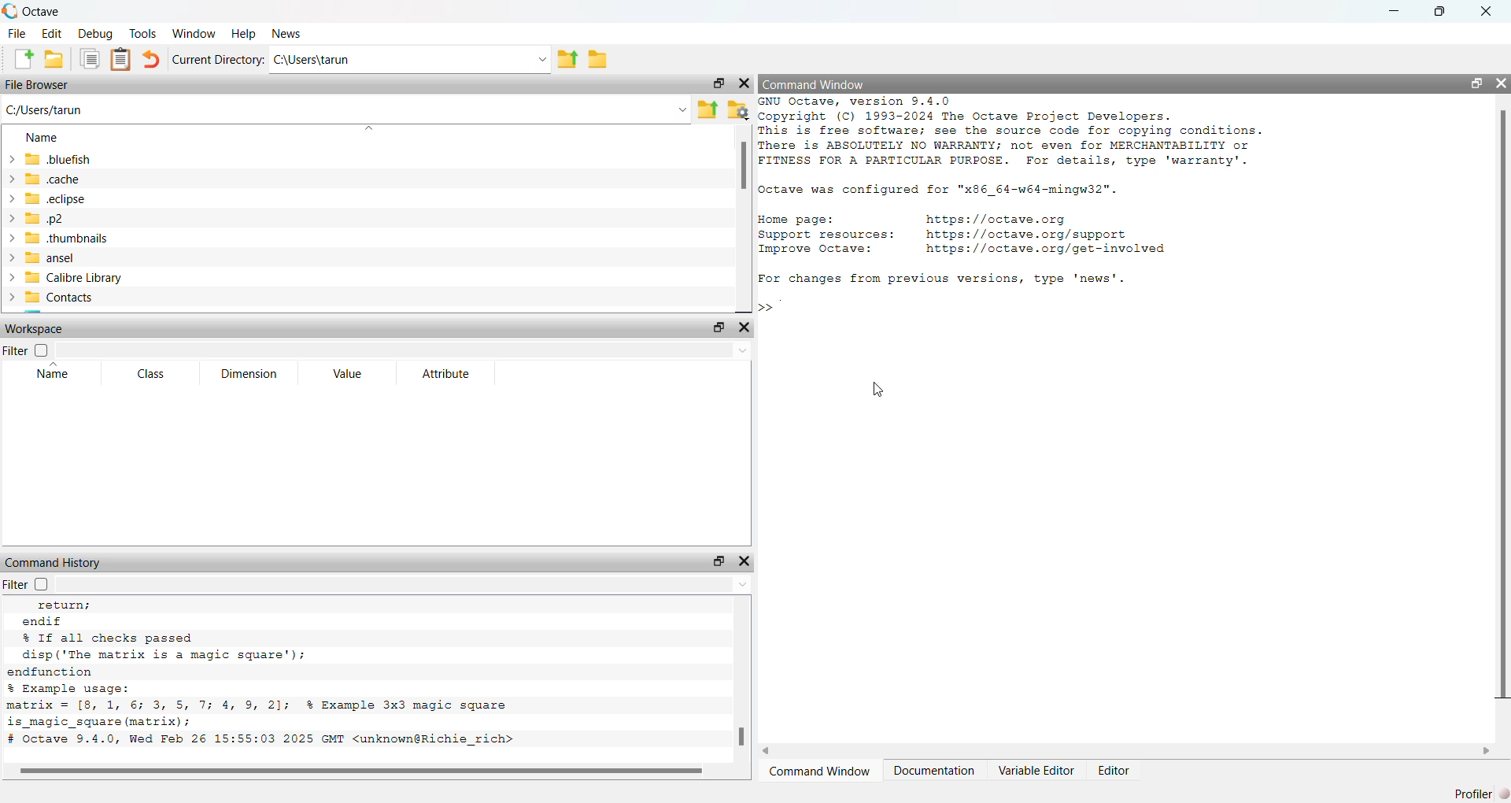 The width and height of the screenshot is (1511, 803). What do you see at coordinates (1114, 770) in the screenshot?
I see `Editor` at bounding box center [1114, 770].